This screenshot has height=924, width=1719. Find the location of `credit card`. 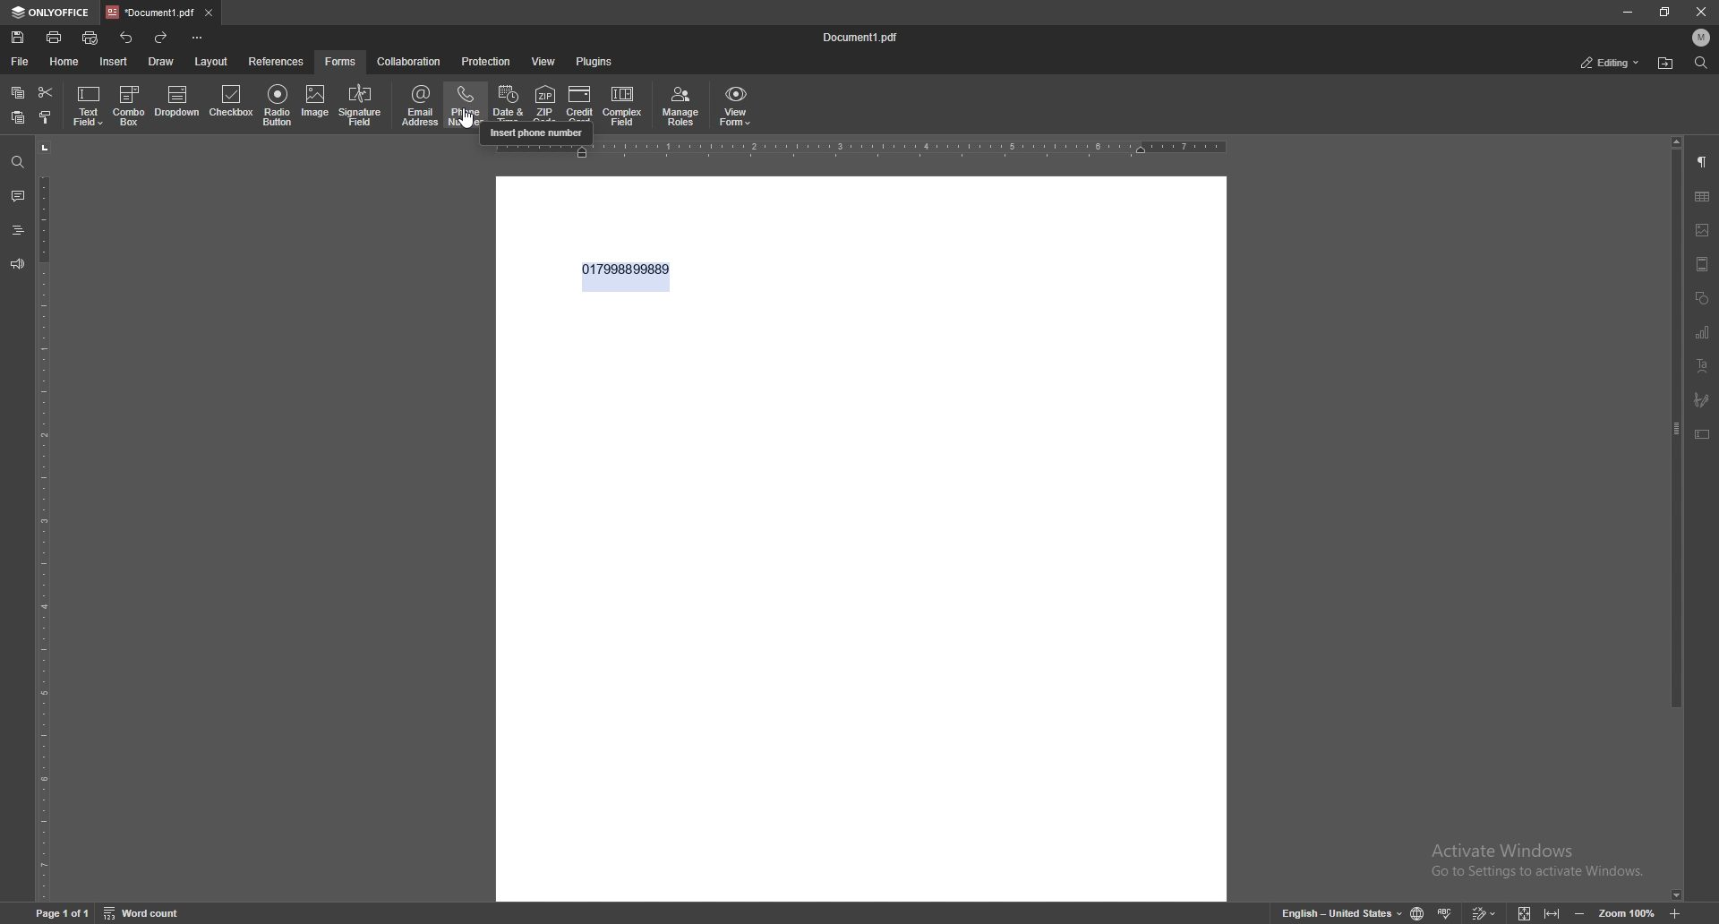

credit card is located at coordinates (580, 104).